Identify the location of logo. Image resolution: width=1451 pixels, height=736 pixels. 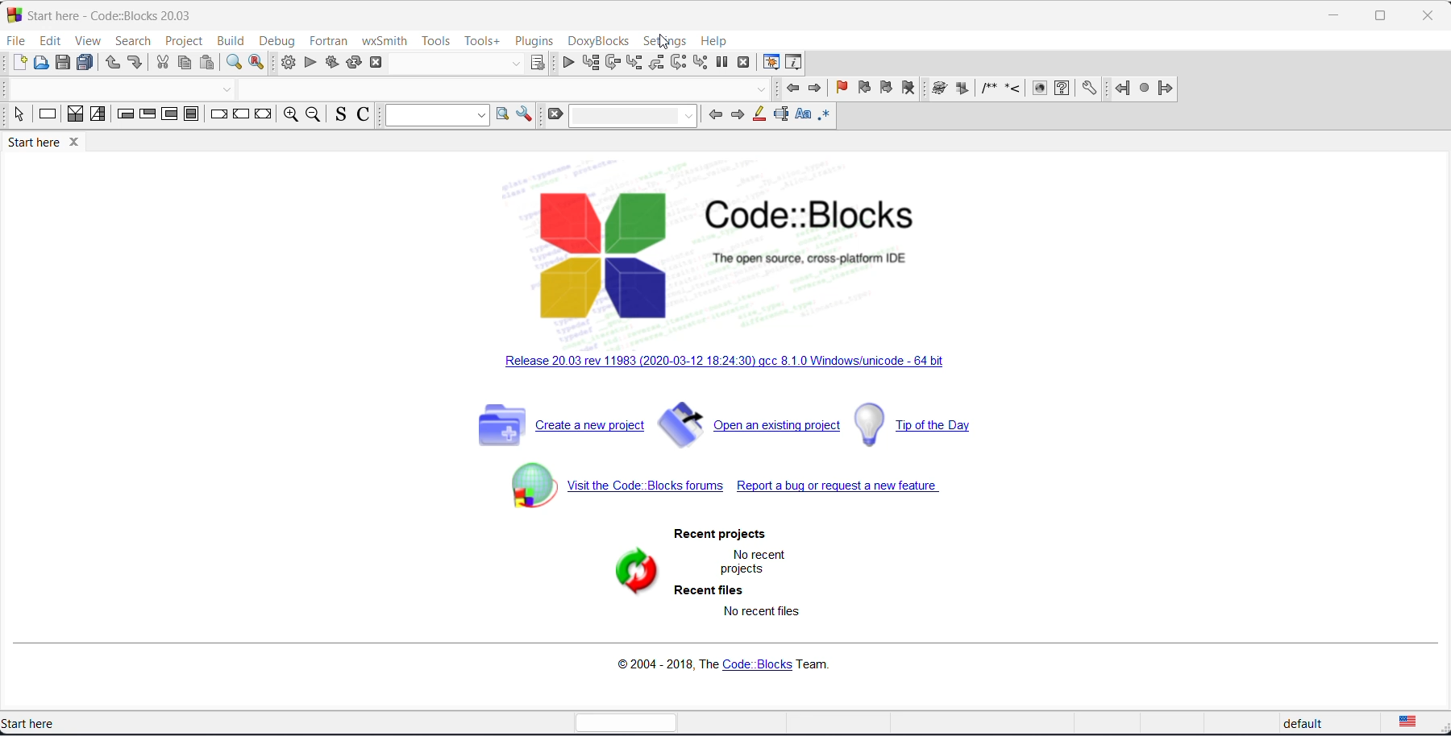
(603, 255).